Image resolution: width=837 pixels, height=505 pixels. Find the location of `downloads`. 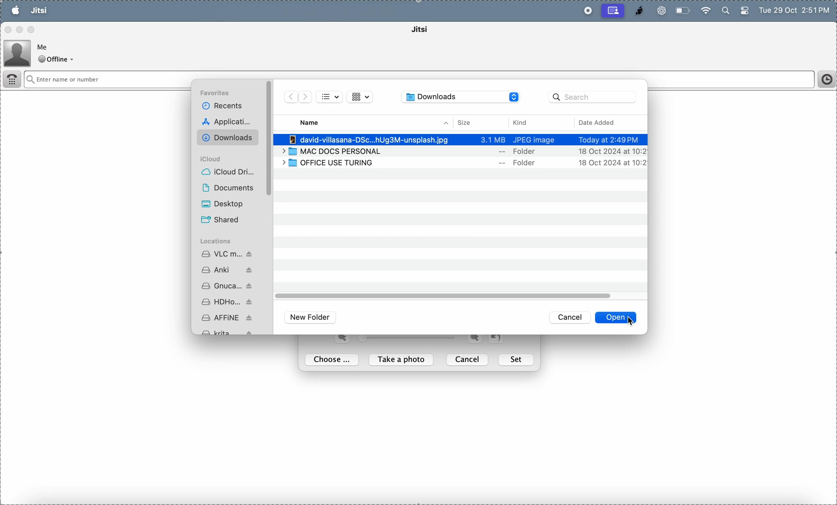

downloads is located at coordinates (229, 137).